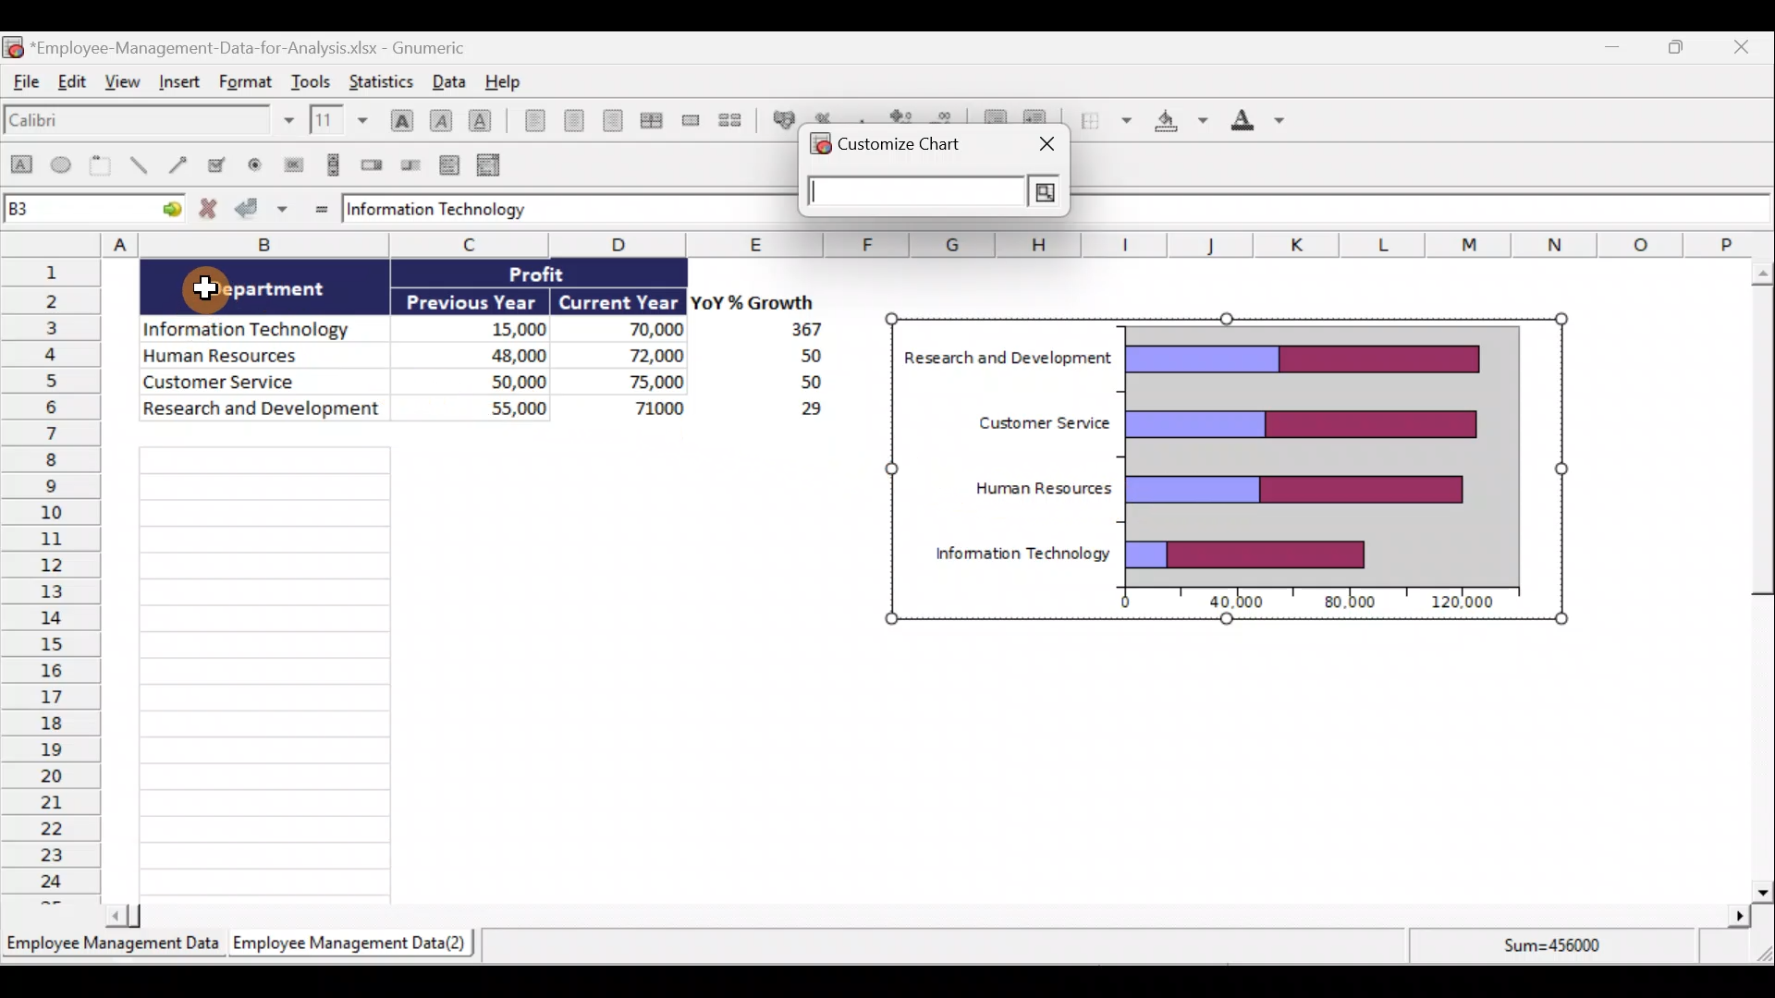  I want to click on Columns, so click(873, 245).